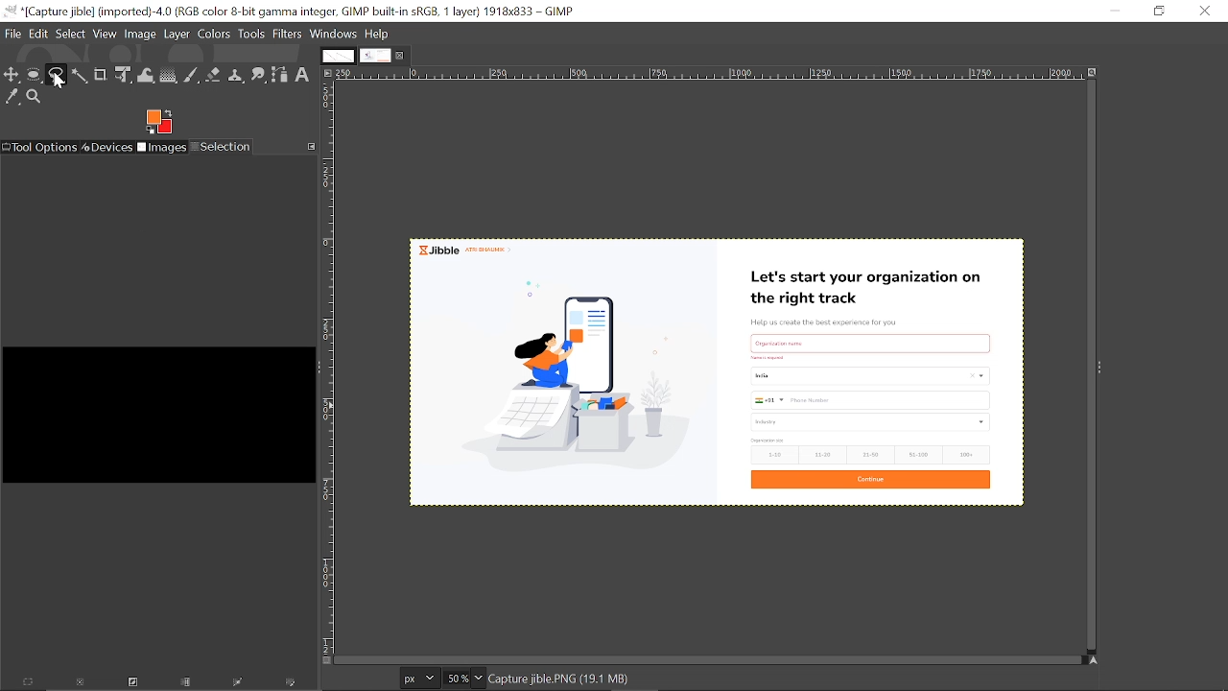  What do you see at coordinates (35, 76) in the screenshot?
I see `Ellipse select tool` at bounding box center [35, 76].